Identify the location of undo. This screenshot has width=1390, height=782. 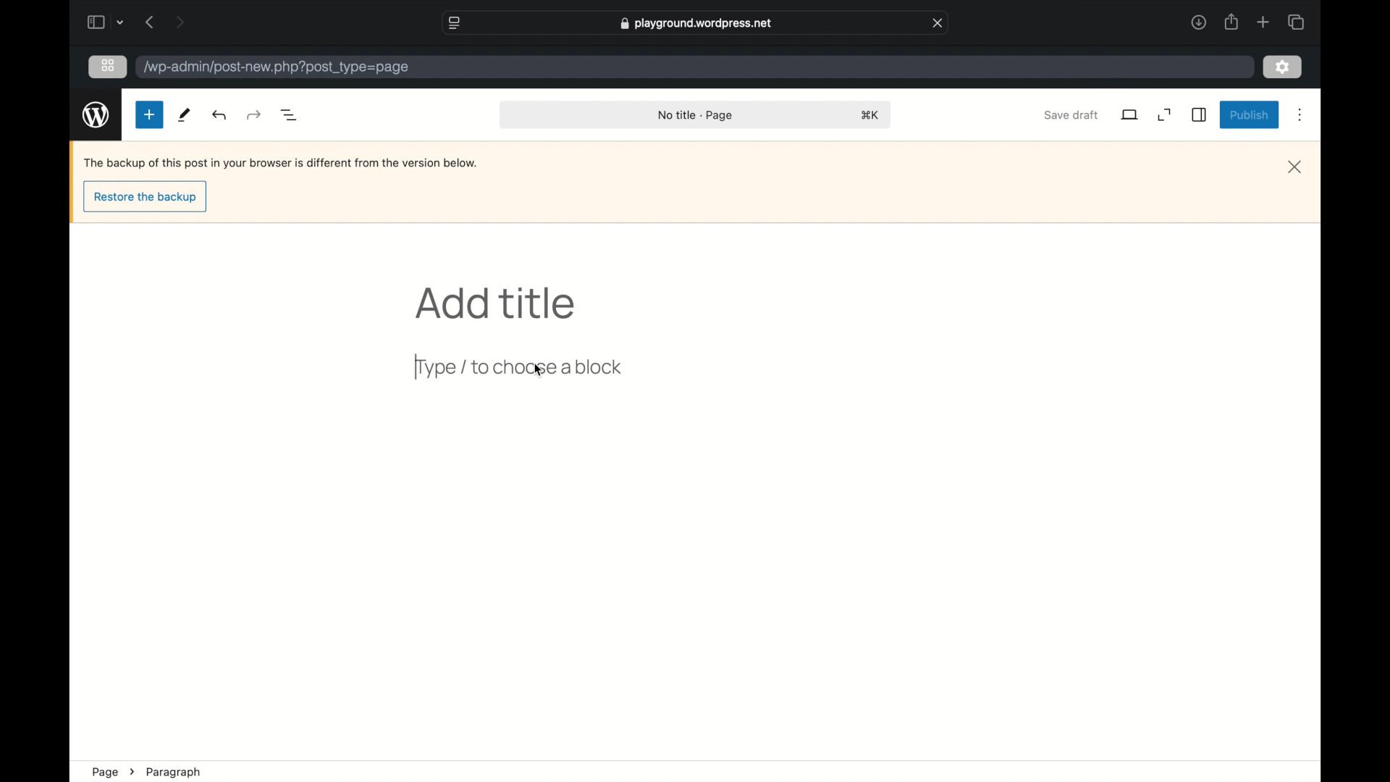
(255, 114).